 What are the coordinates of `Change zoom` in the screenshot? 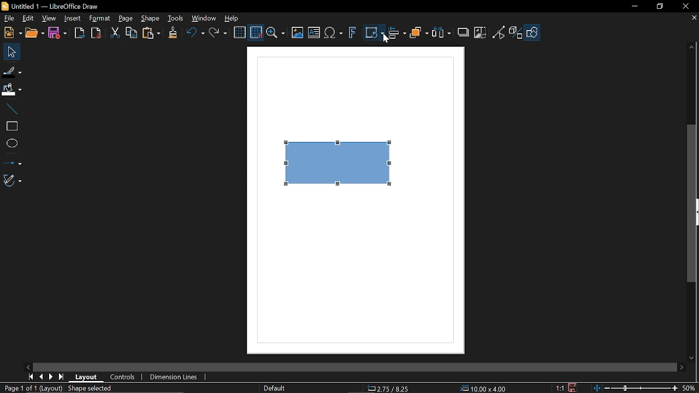 It's located at (637, 389).